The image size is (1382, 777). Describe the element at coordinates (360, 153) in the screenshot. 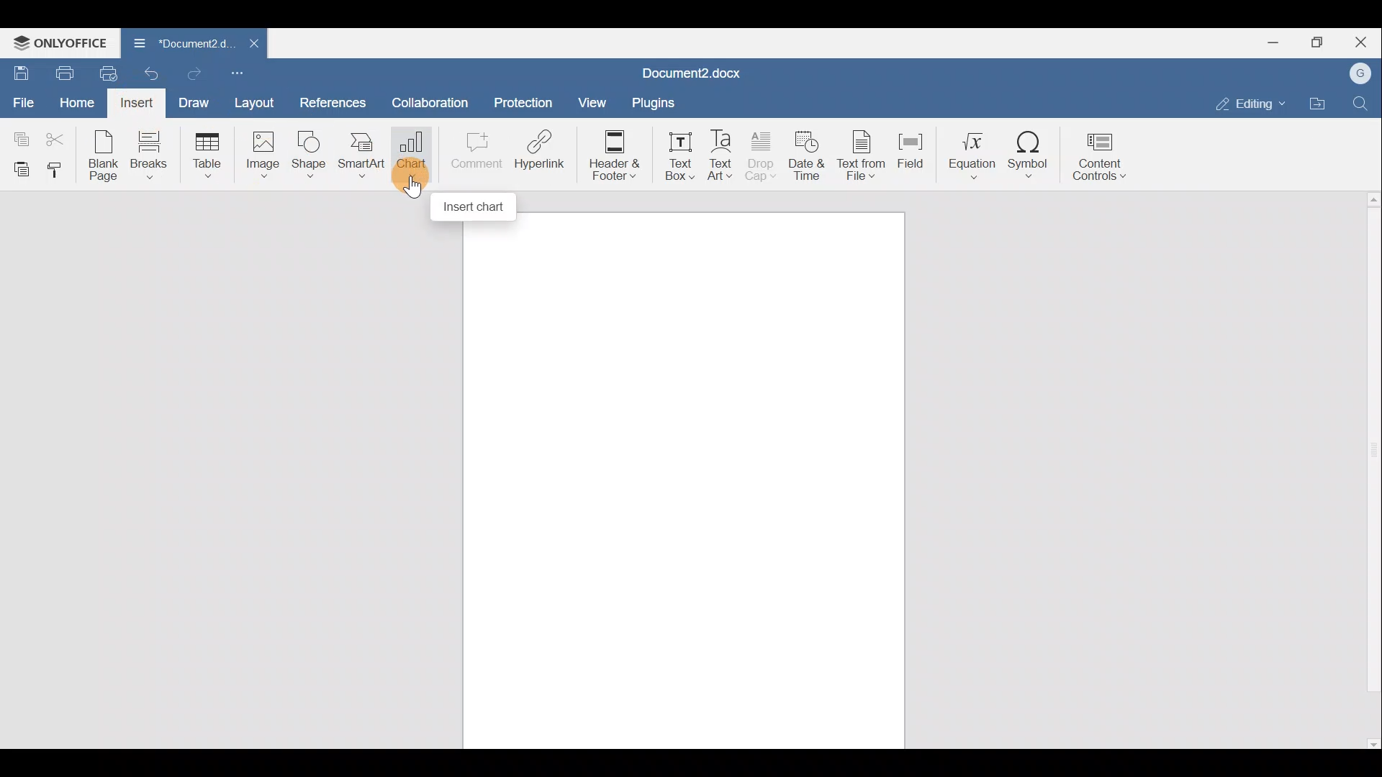

I see `SmartArt` at that location.